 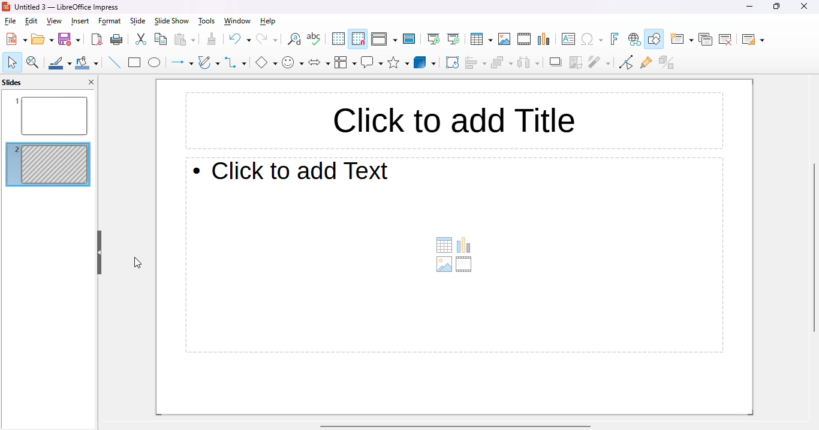 What do you see at coordinates (138, 22) in the screenshot?
I see `slide` at bounding box center [138, 22].